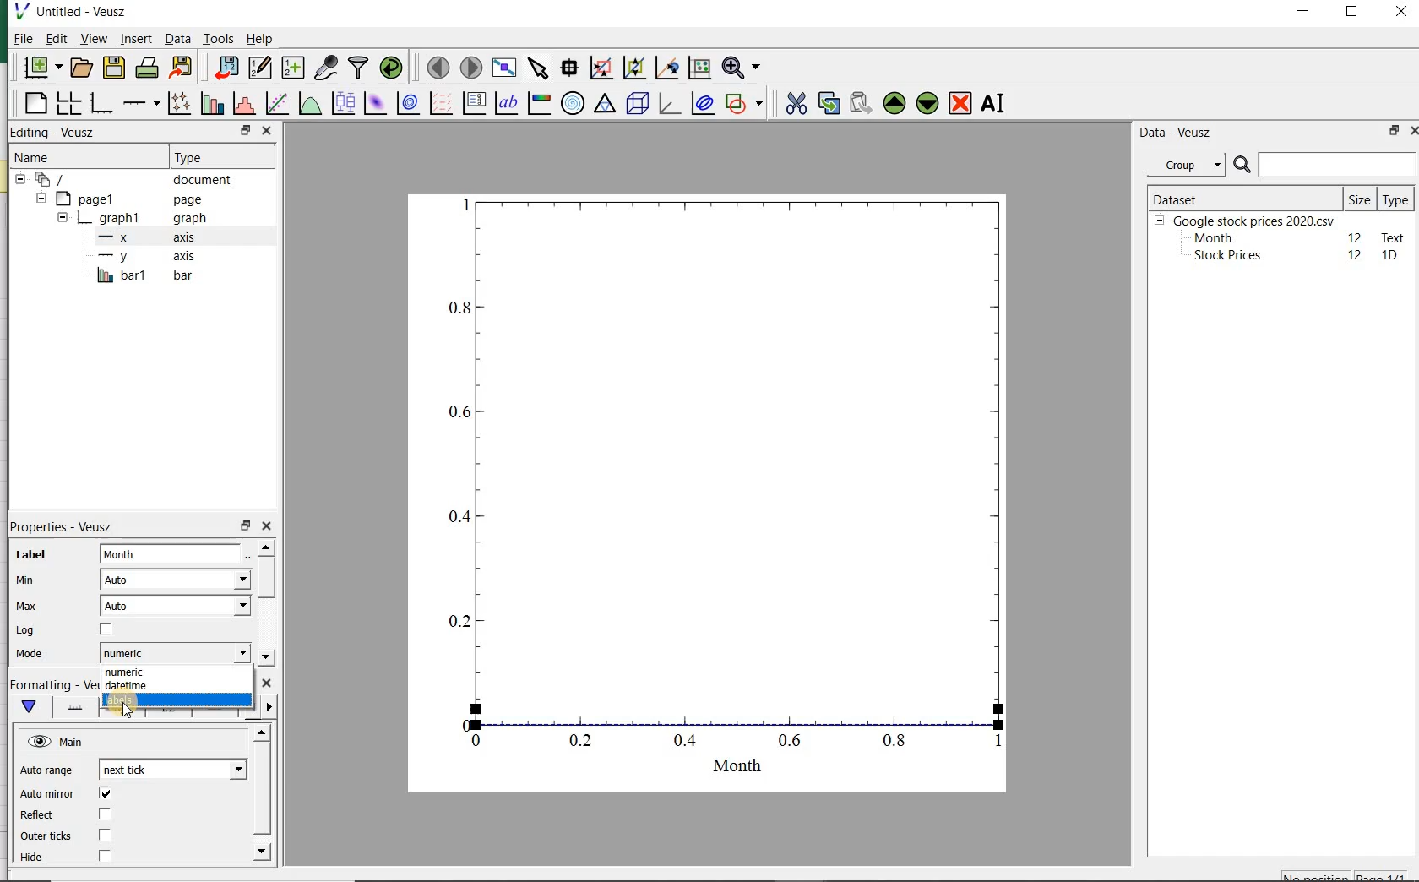 This screenshot has height=882, width=1419. What do you see at coordinates (745, 104) in the screenshot?
I see `add a shape to the plot` at bounding box center [745, 104].